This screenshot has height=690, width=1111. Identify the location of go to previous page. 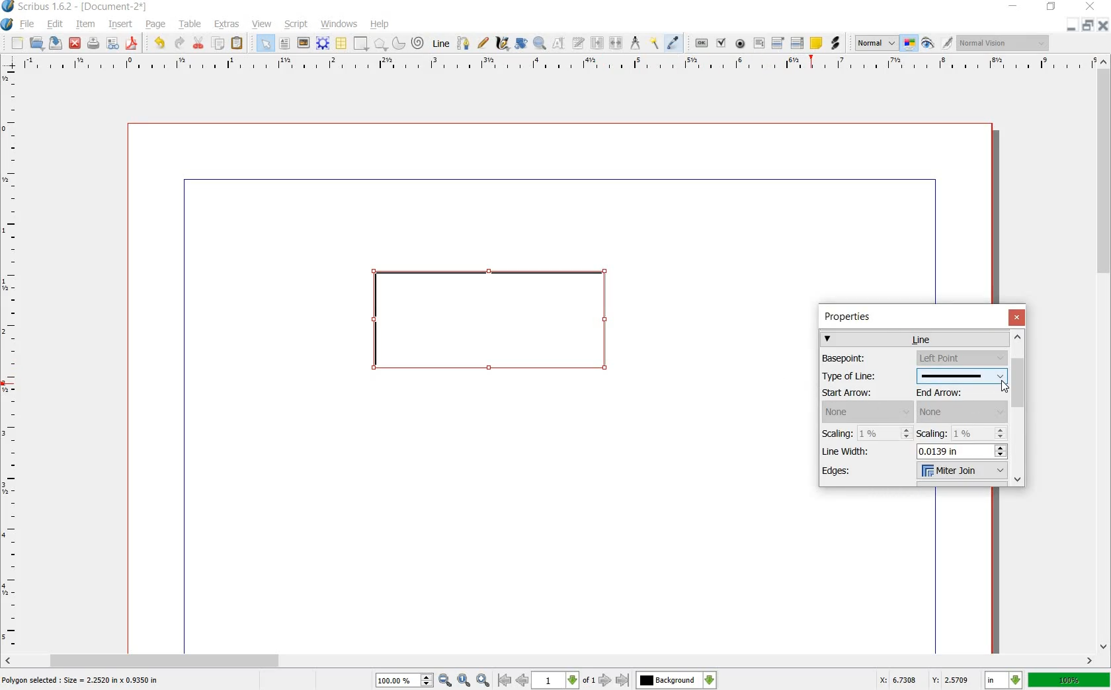
(522, 680).